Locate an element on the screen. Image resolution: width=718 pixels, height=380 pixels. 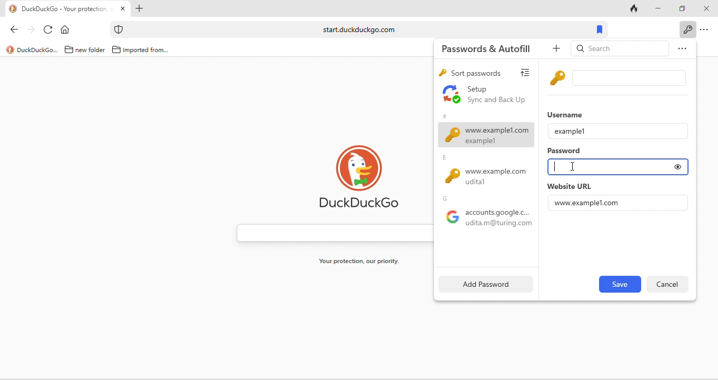
passwords and autofill is located at coordinates (493, 48).